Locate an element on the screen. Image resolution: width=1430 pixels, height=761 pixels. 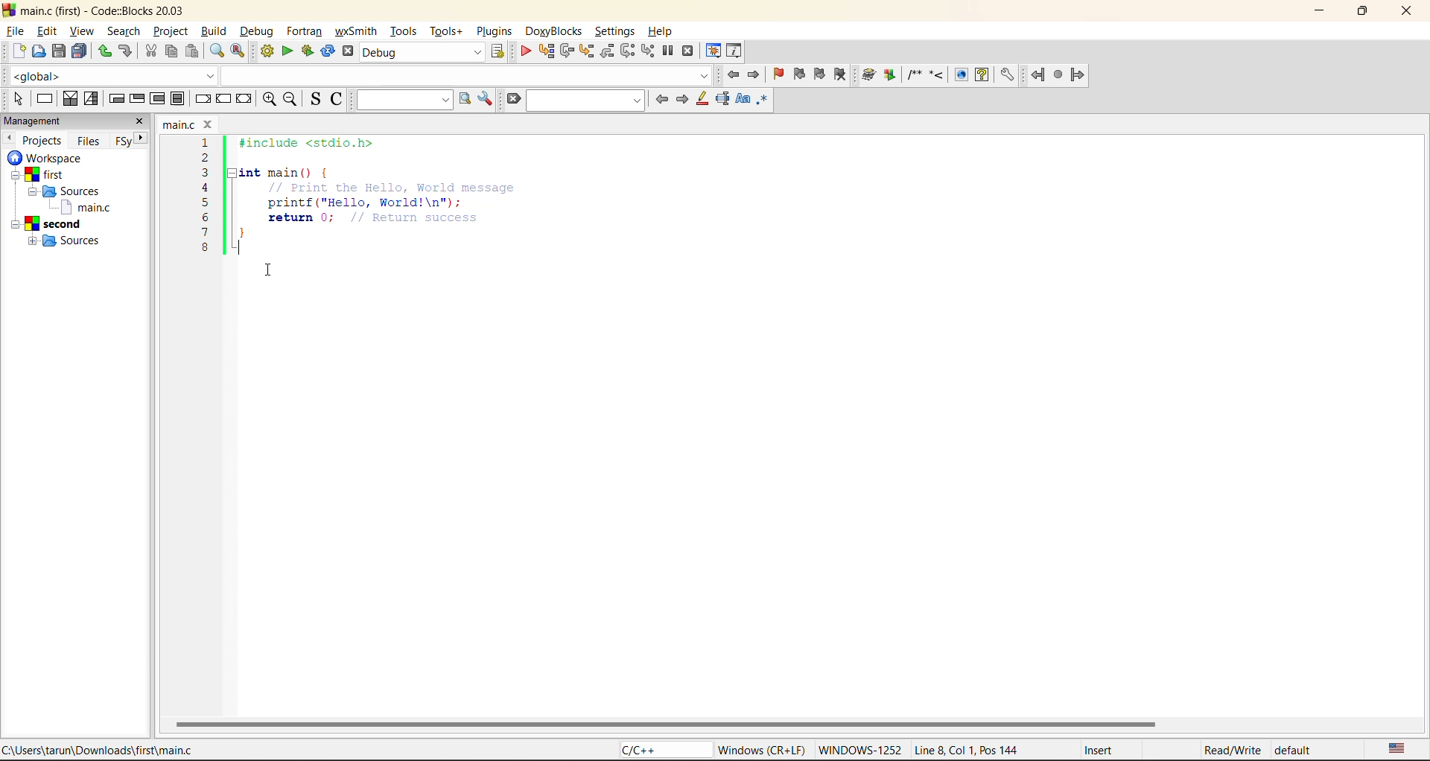
show select target dialog is located at coordinates (500, 54).